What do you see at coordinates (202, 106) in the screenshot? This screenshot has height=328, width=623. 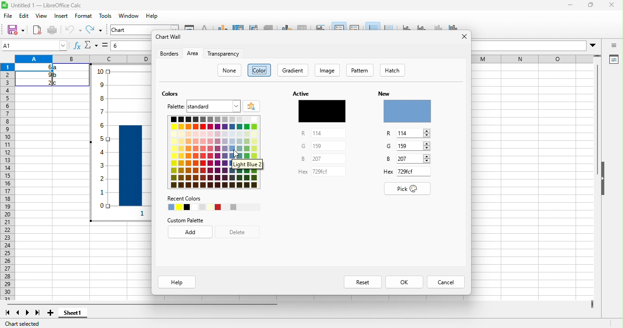 I see `palette` at bounding box center [202, 106].